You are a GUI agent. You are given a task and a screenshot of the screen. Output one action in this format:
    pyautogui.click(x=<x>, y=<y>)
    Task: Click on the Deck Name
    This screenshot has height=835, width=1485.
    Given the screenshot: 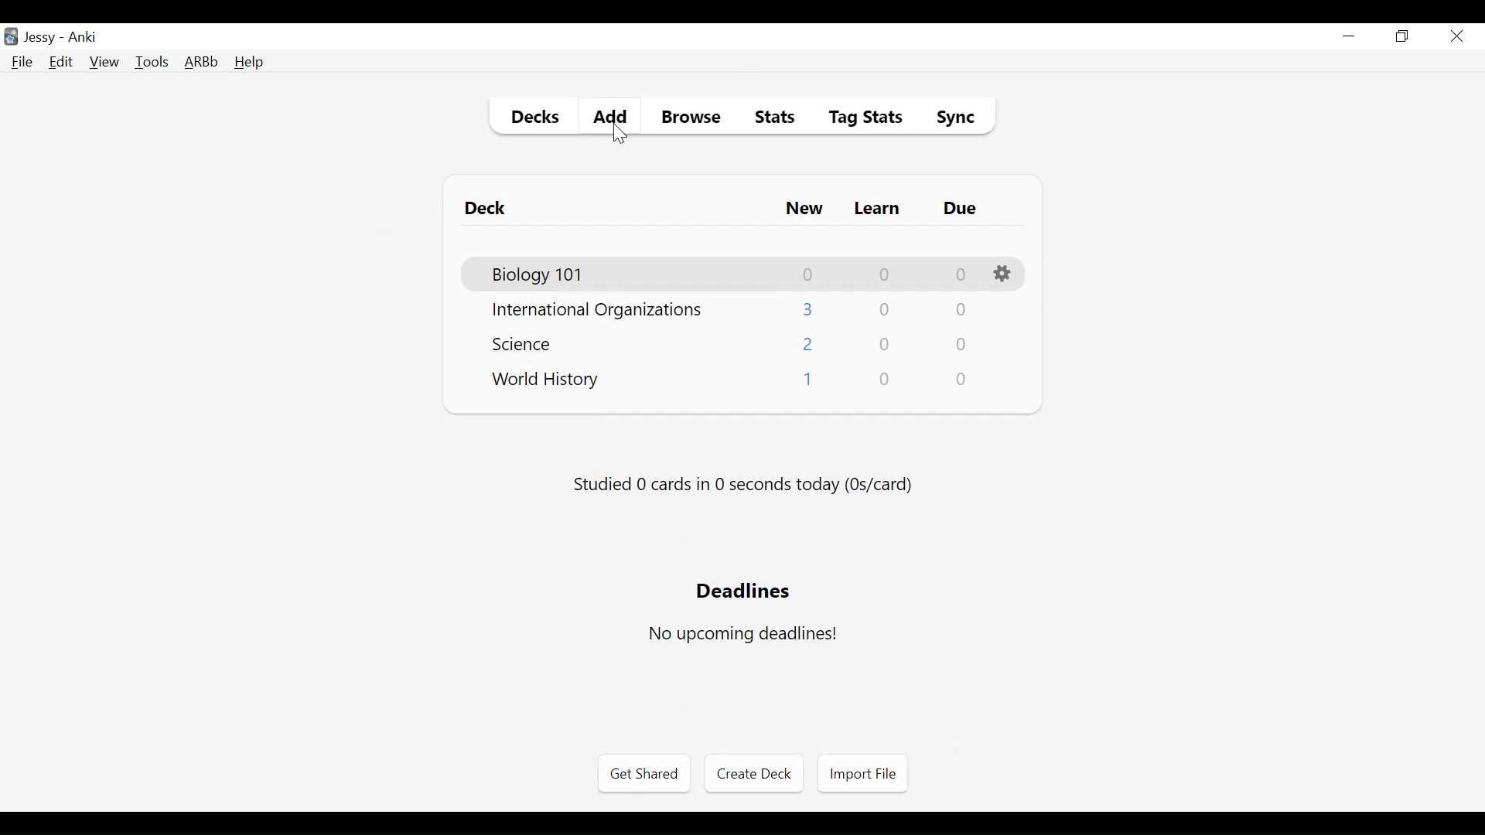 What is the action you would take?
    pyautogui.click(x=539, y=275)
    